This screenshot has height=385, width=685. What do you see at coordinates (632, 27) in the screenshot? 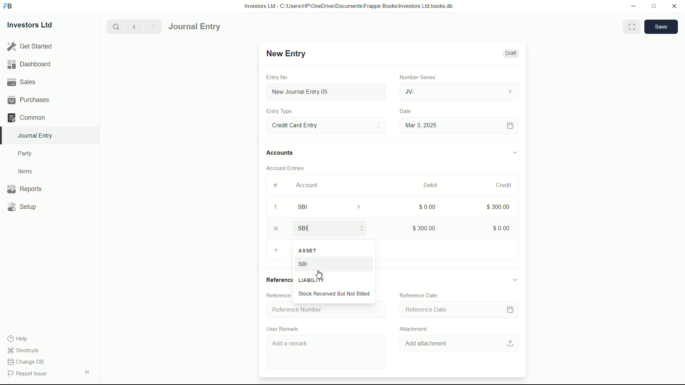
I see `Toggle between form and full width` at bounding box center [632, 27].